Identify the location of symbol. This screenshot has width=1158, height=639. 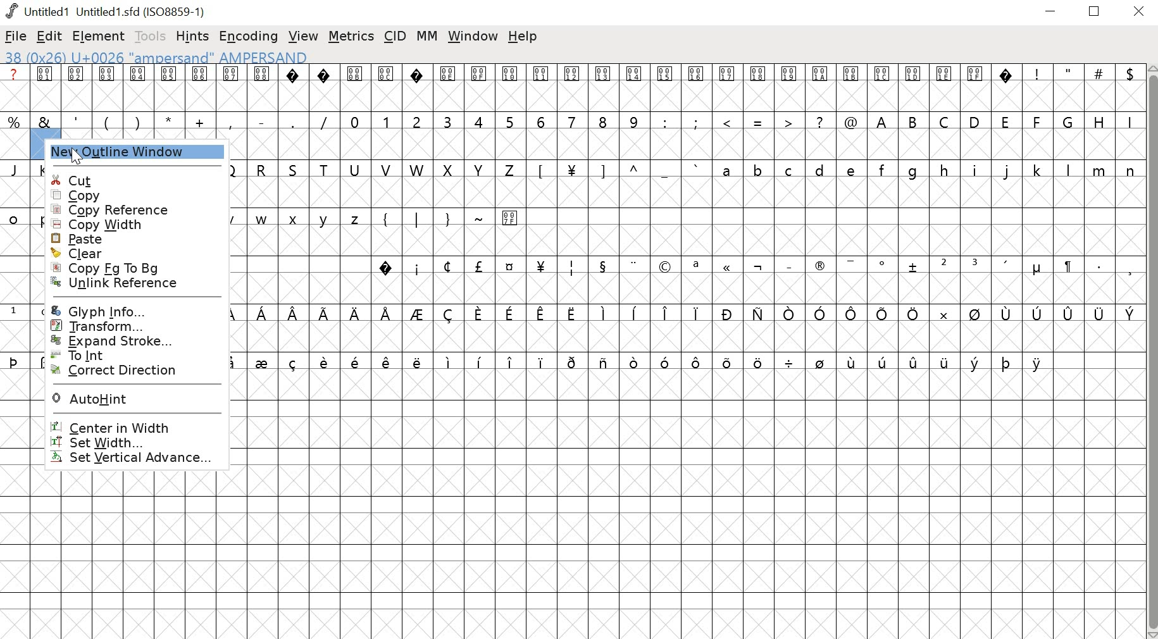
(790, 314).